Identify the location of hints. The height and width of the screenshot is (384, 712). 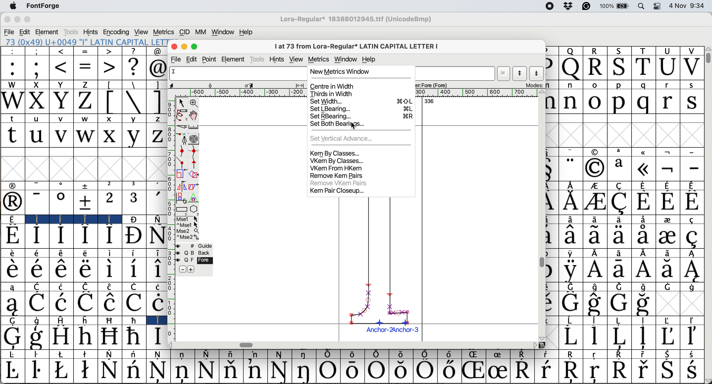
(91, 32).